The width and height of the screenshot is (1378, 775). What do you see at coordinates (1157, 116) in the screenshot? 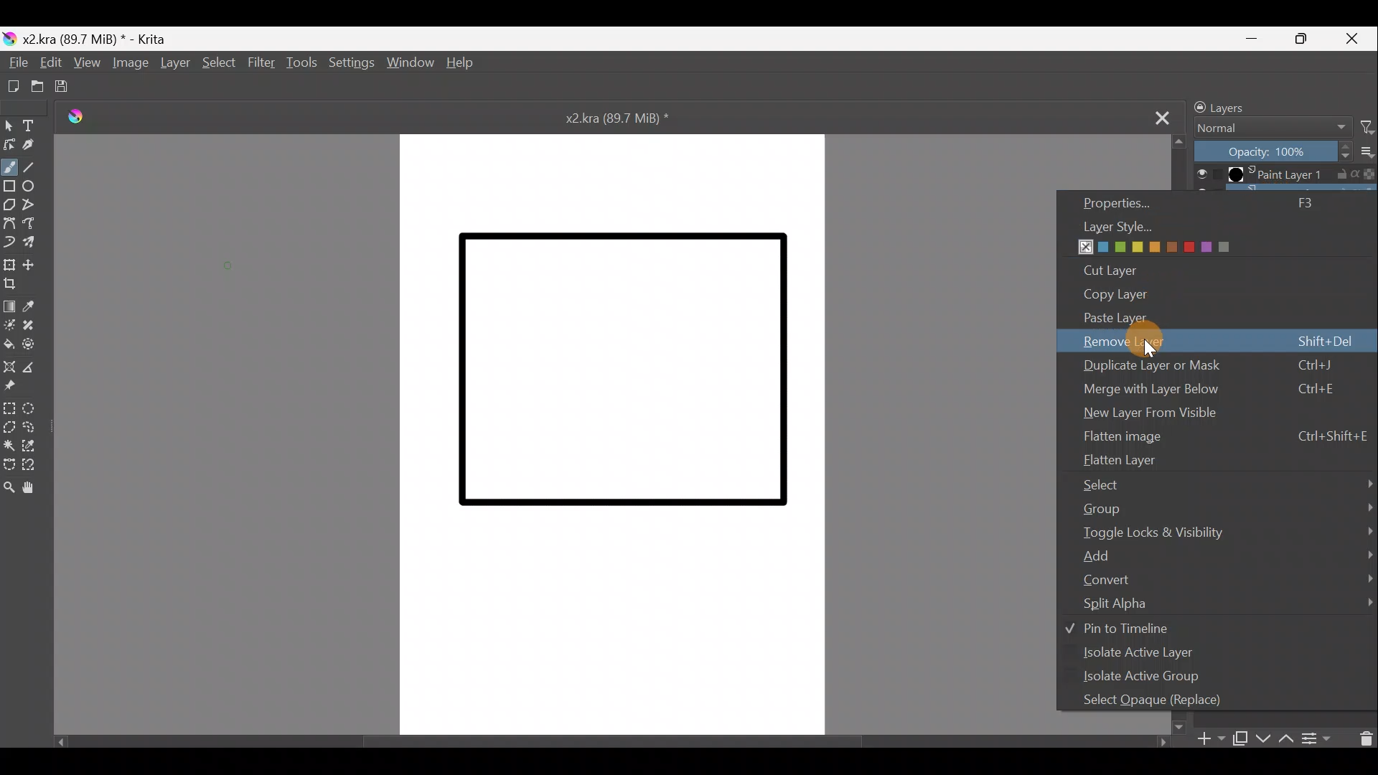
I see `Close tab` at bounding box center [1157, 116].